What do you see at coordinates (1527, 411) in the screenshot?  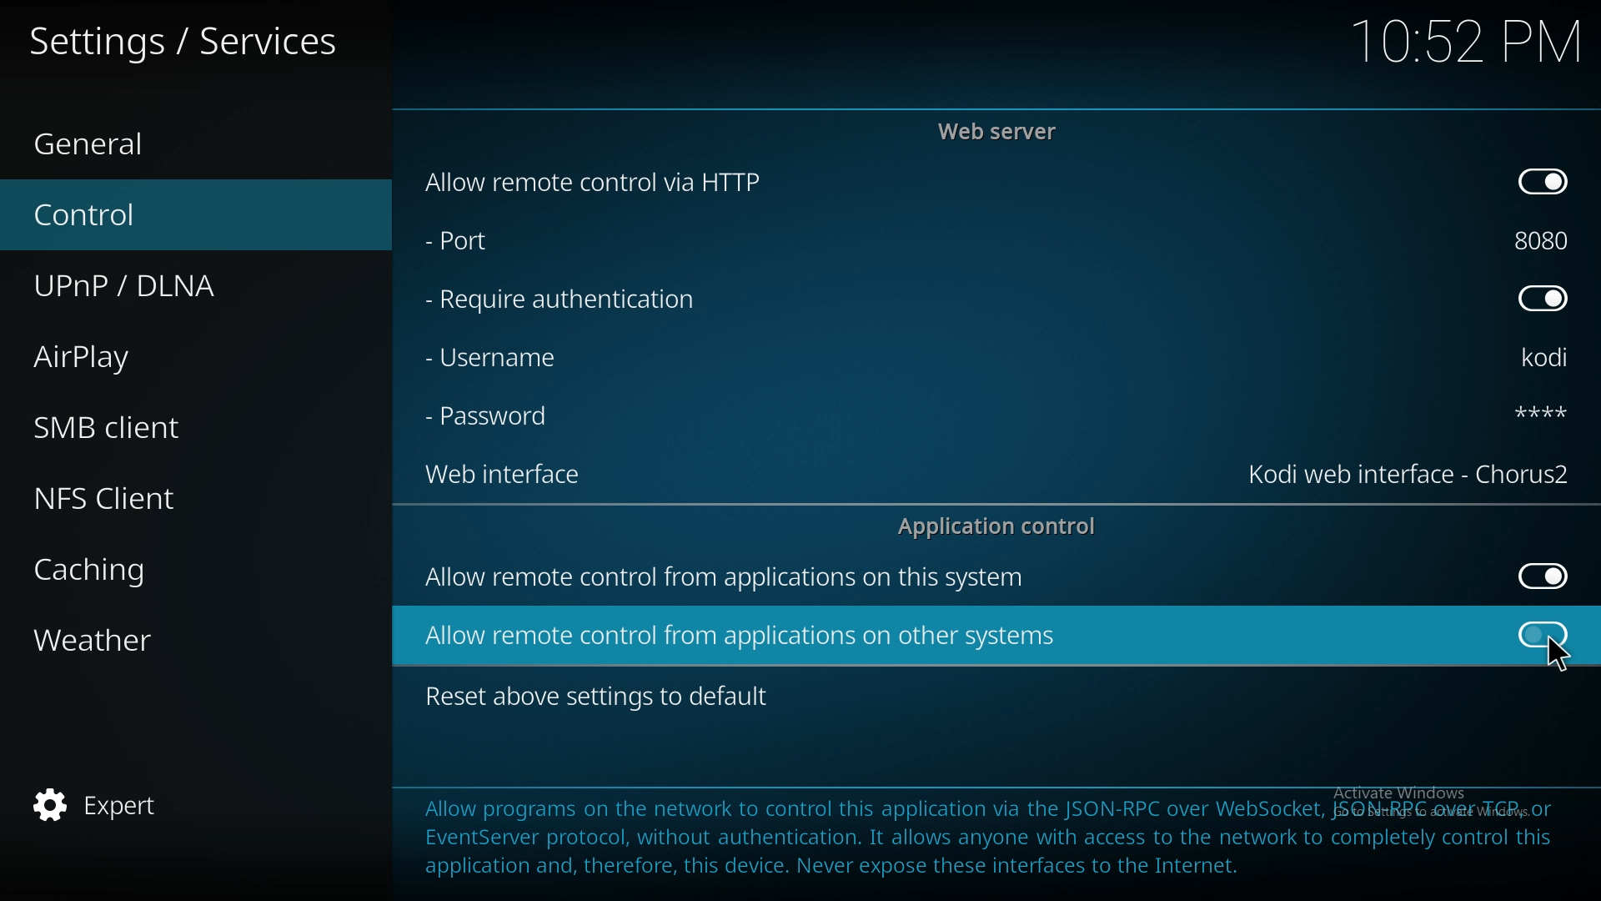 I see `password` at bounding box center [1527, 411].